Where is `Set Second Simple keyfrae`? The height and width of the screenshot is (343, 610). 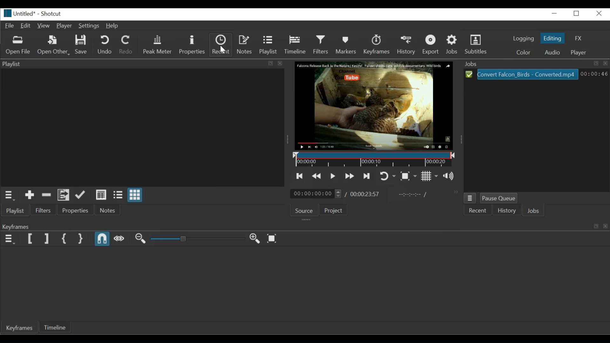
Set Second Simple keyfrae is located at coordinates (81, 239).